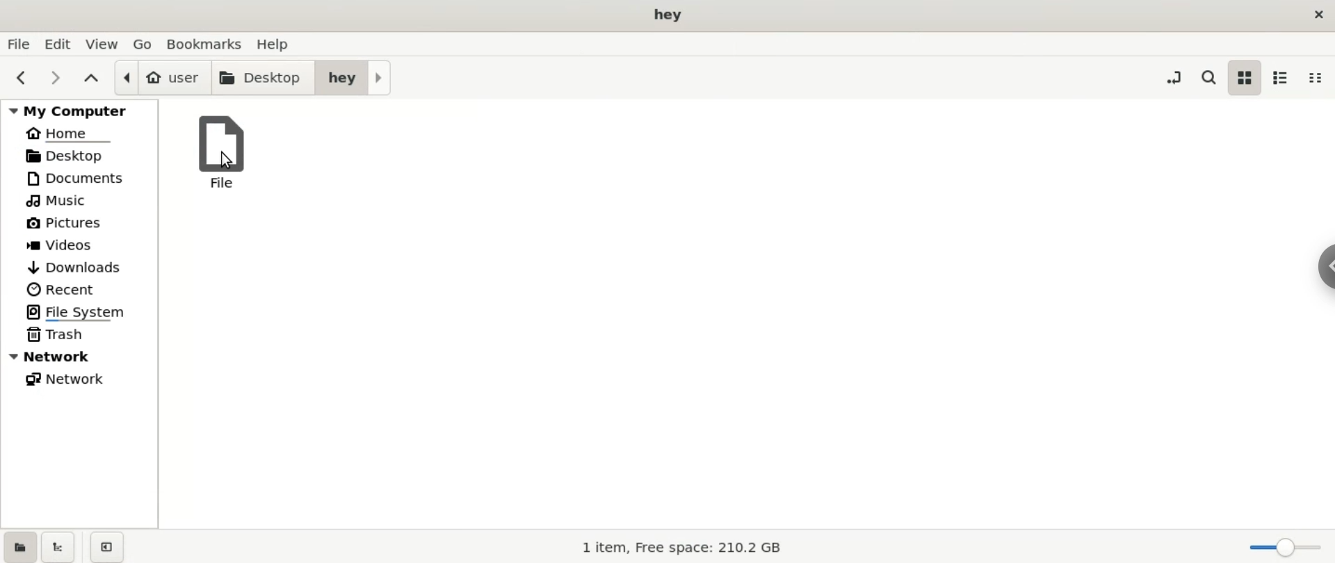 This screenshot has height=563, width=1335. Describe the element at coordinates (673, 15) in the screenshot. I see `desktop` at that location.